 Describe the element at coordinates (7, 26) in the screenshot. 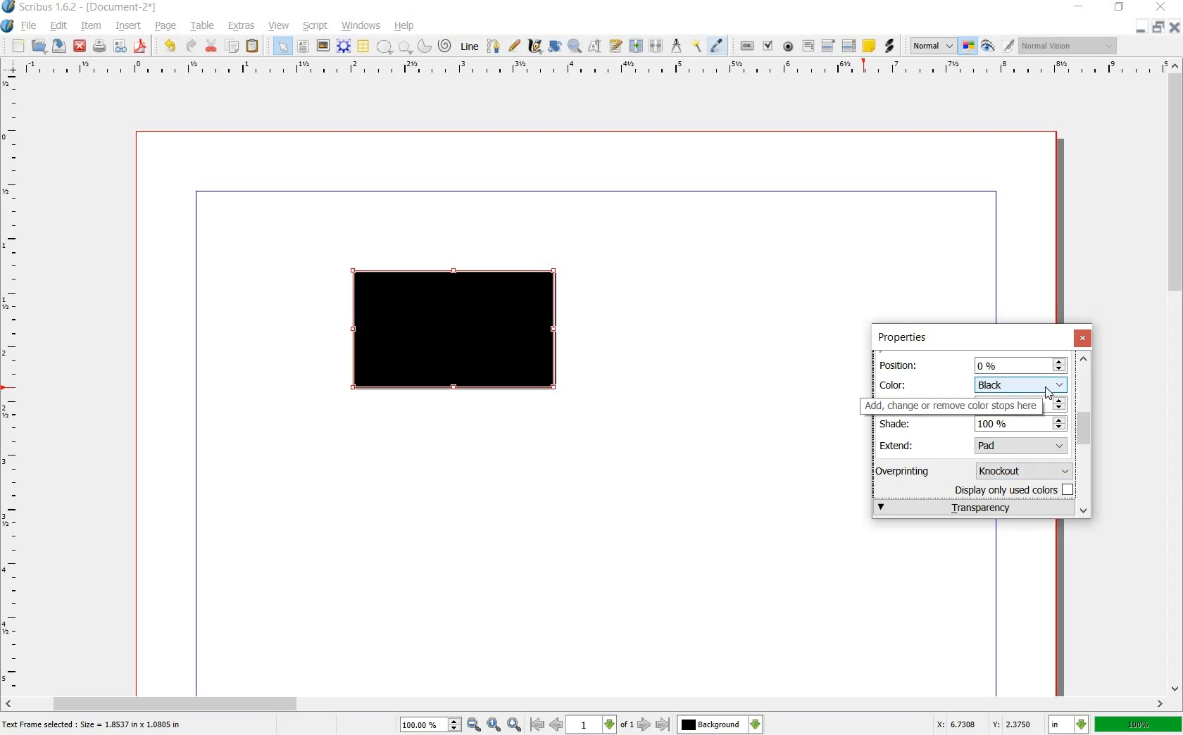

I see `system logo` at that location.